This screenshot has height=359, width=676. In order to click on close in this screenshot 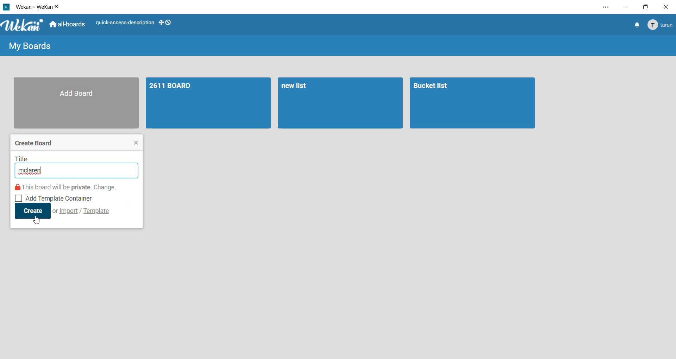, I will do `click(666, 7)`.